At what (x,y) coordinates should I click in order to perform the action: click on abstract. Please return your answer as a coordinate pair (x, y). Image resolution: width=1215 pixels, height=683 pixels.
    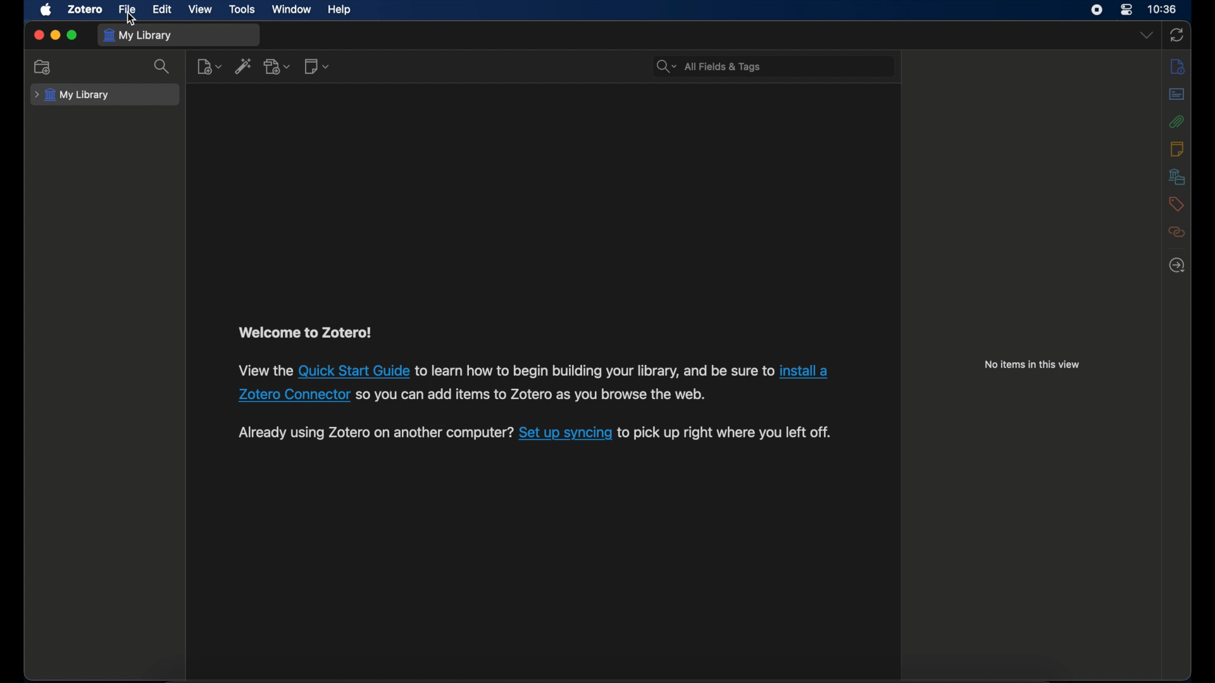
    Looking at the image, I should click on (1178, 94).